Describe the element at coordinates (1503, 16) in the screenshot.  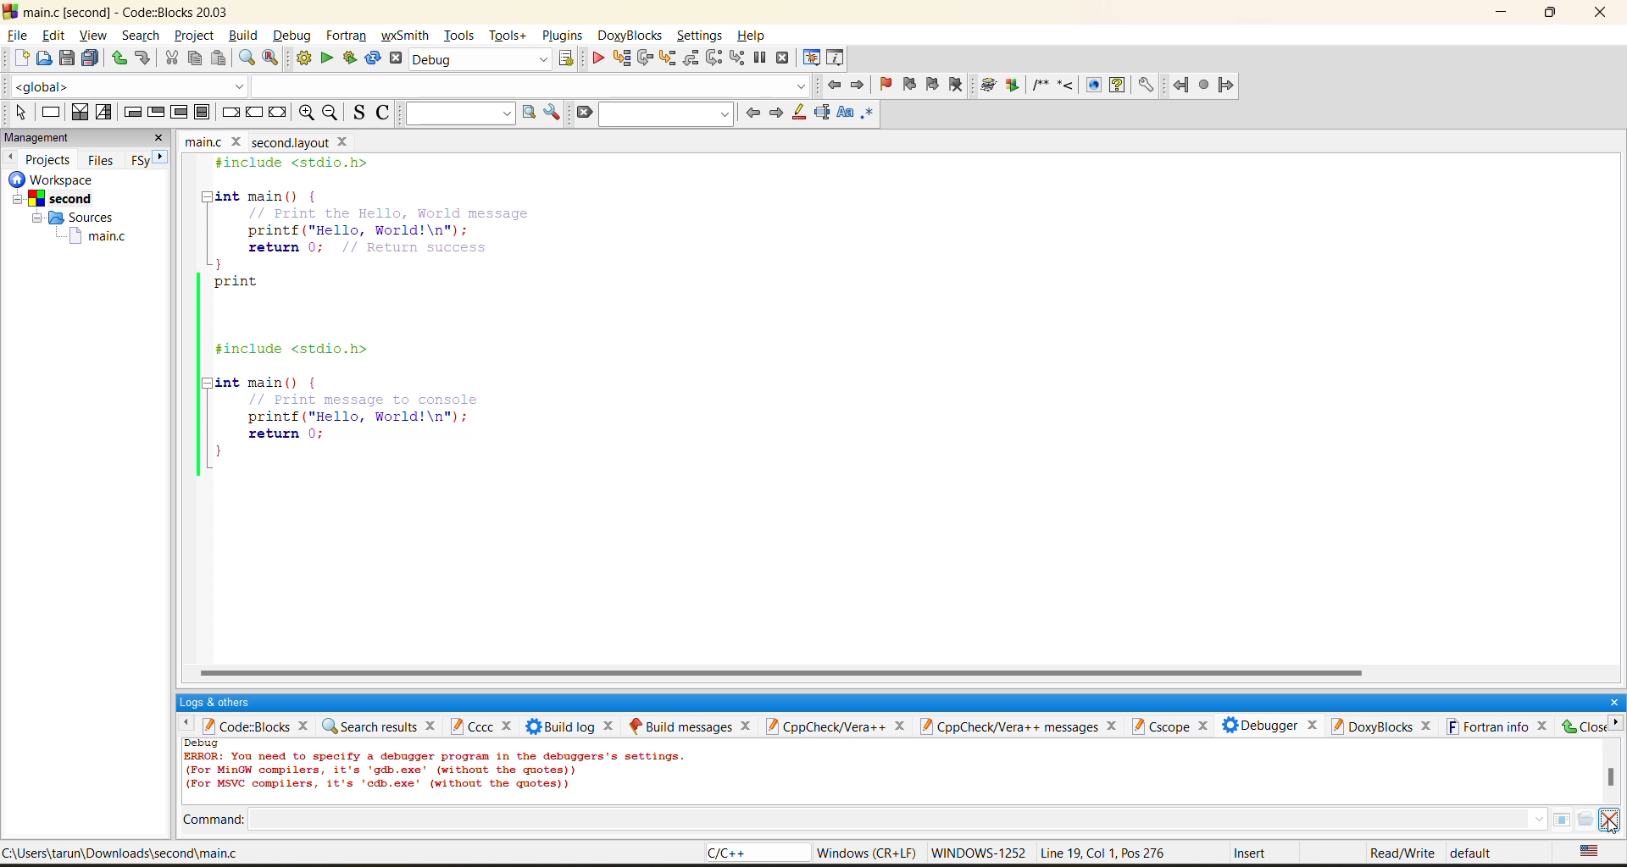
I see `minimize` at that location.